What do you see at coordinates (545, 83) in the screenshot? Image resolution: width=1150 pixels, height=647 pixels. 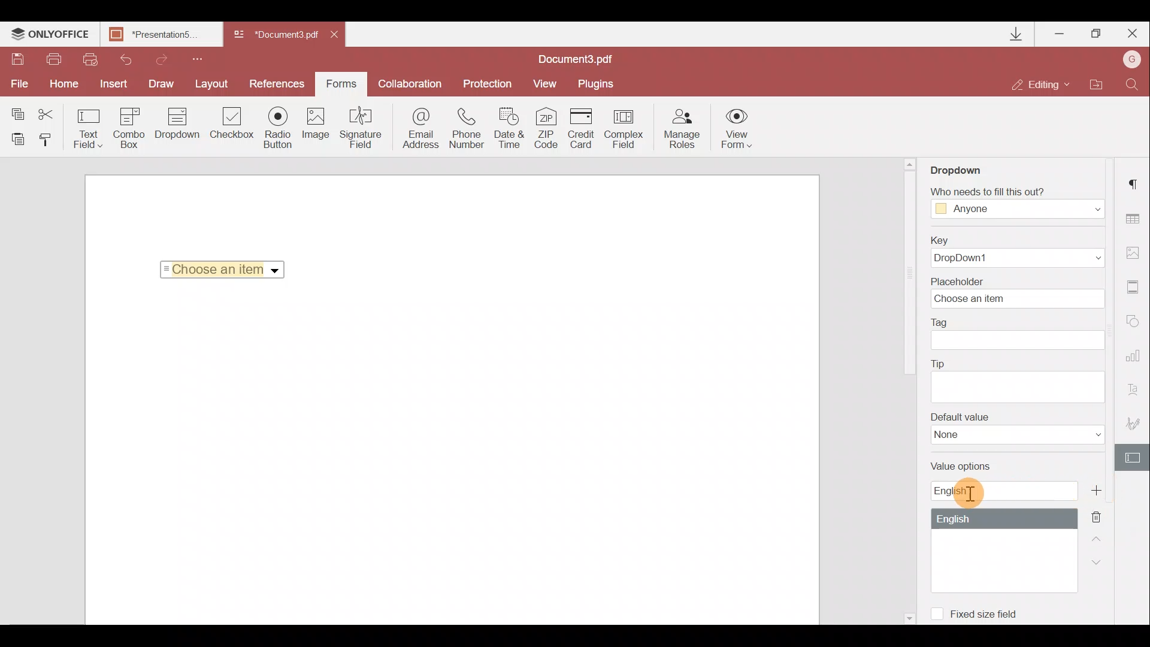 I see `View` at bounding box center [545, 83].